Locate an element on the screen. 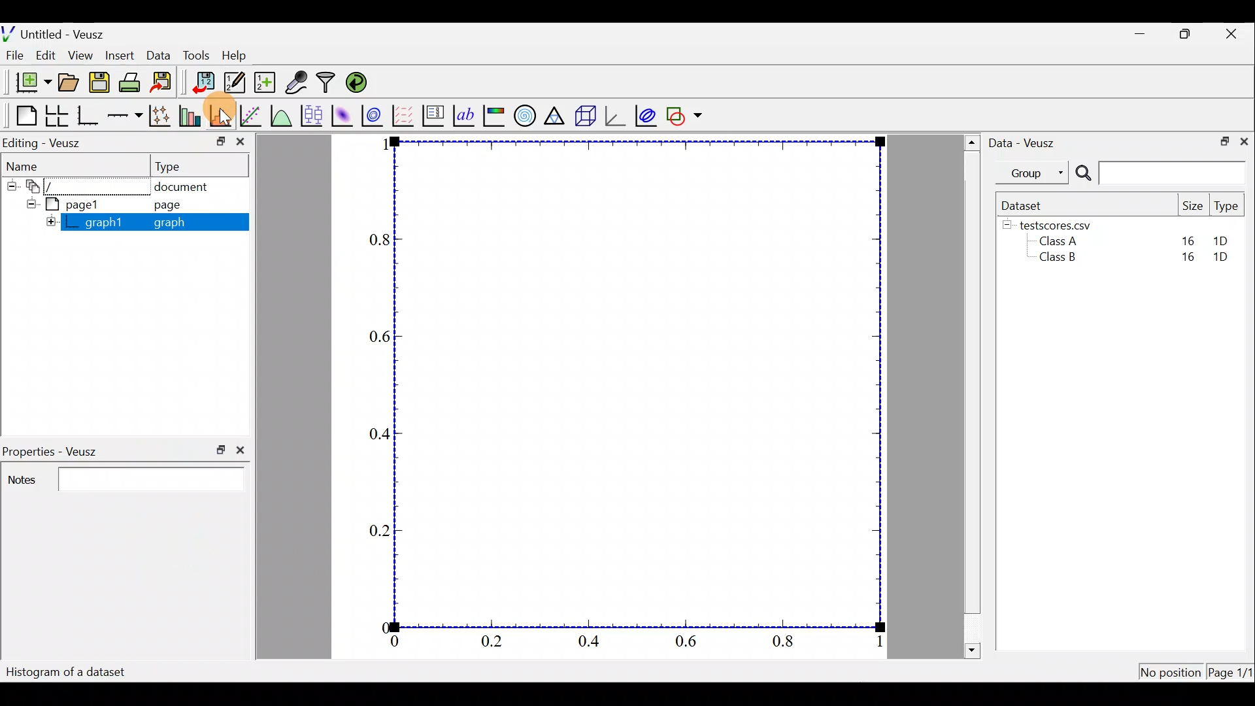  Plot key is located at coordinates (433, 116).